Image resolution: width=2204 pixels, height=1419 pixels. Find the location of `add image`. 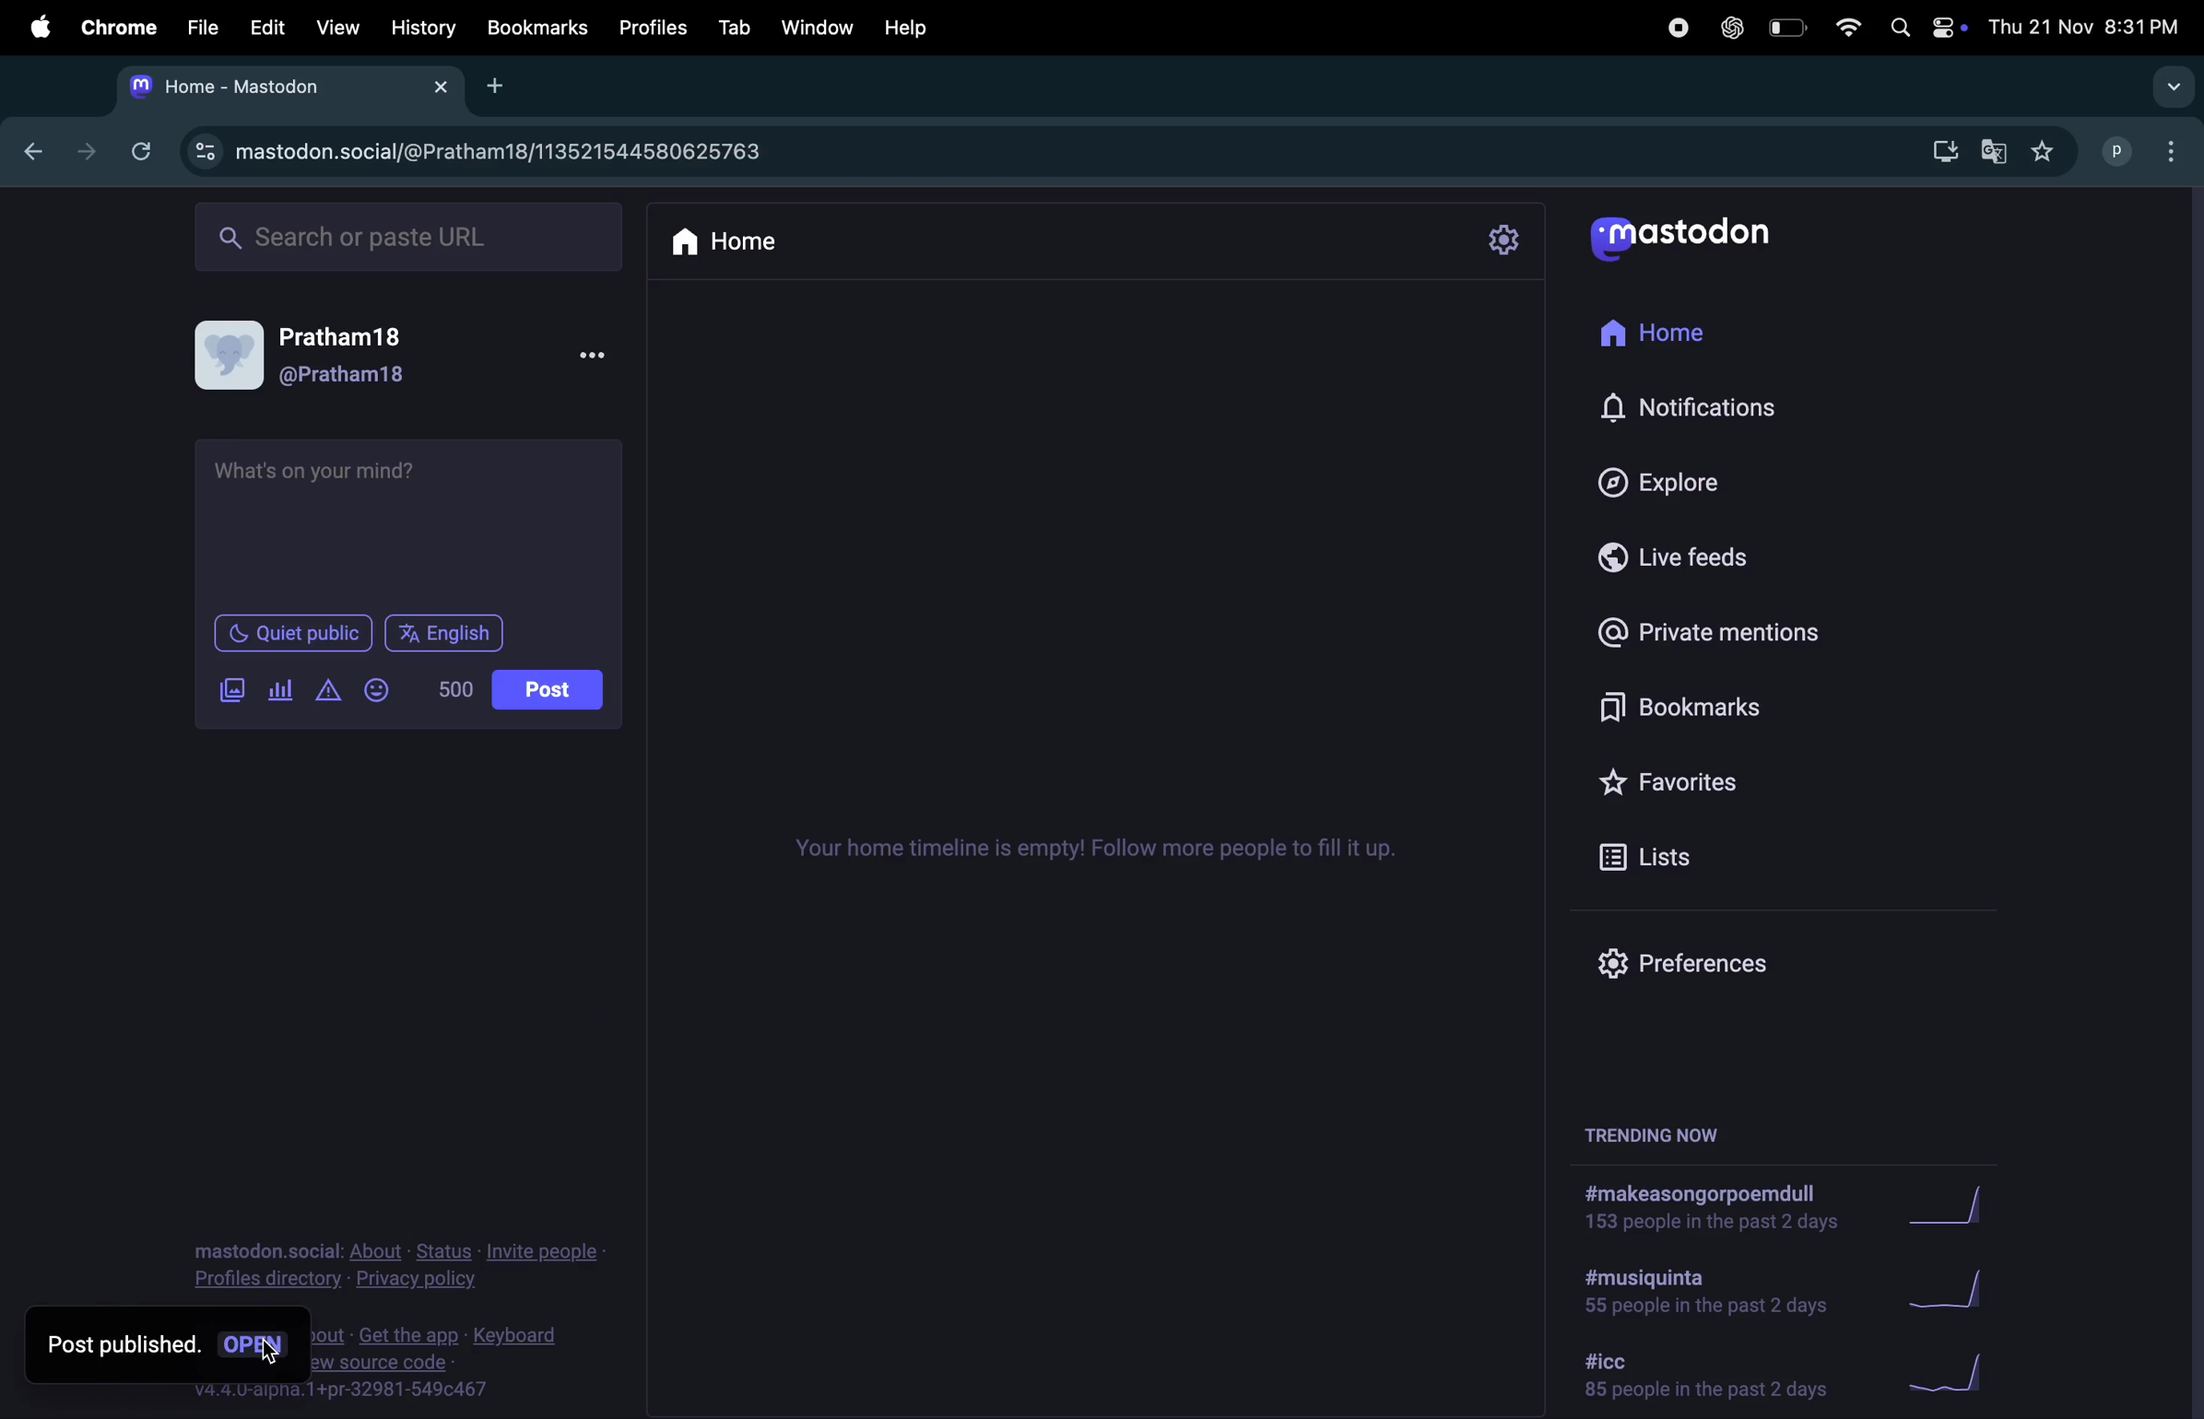

add image is located at coordinates (235, 691).